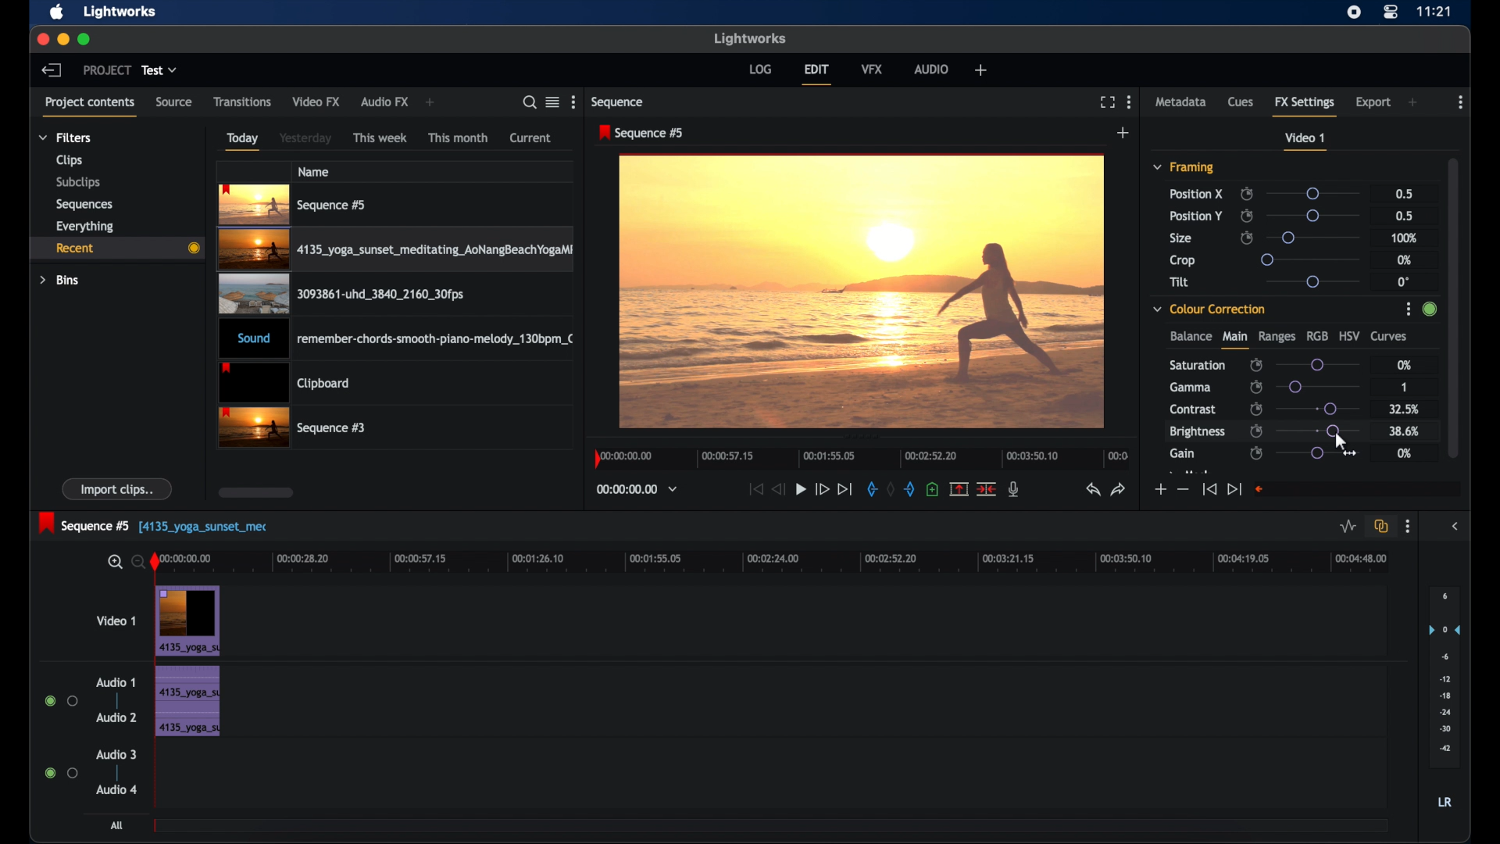 The height and width of the screenshot is (844, 1500). I want to click on audio 3, so click(117, 755).